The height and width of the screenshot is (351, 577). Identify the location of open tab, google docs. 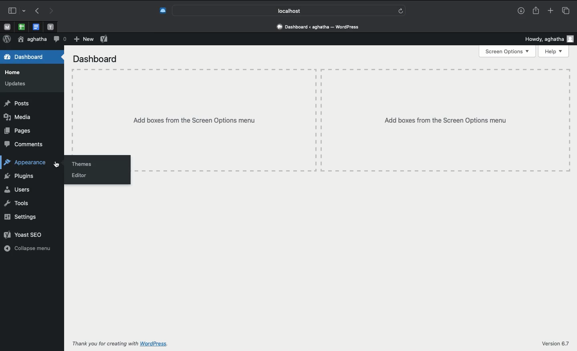
(35, 27).